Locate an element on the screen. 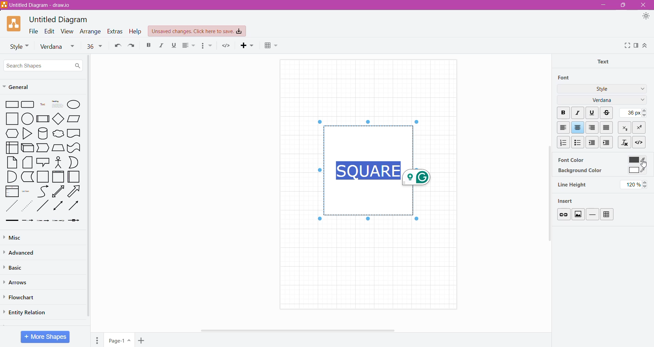 The width and height of the screenshot is (654, 347). Misc is located at coordinates (20, 237).